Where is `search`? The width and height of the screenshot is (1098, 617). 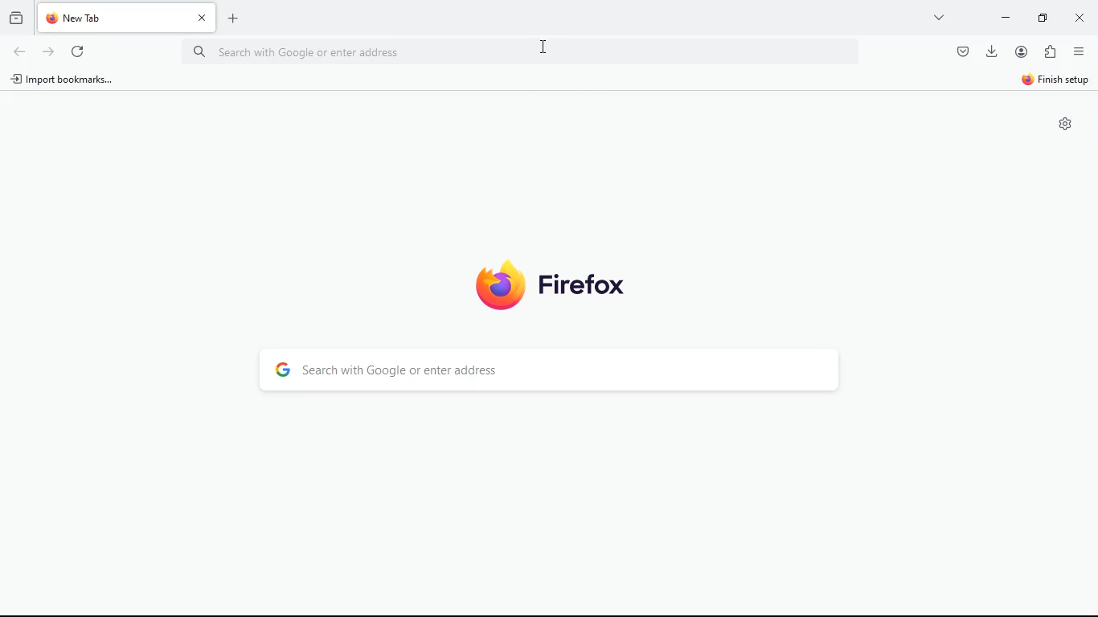
search is located at coordinates (546, 369).